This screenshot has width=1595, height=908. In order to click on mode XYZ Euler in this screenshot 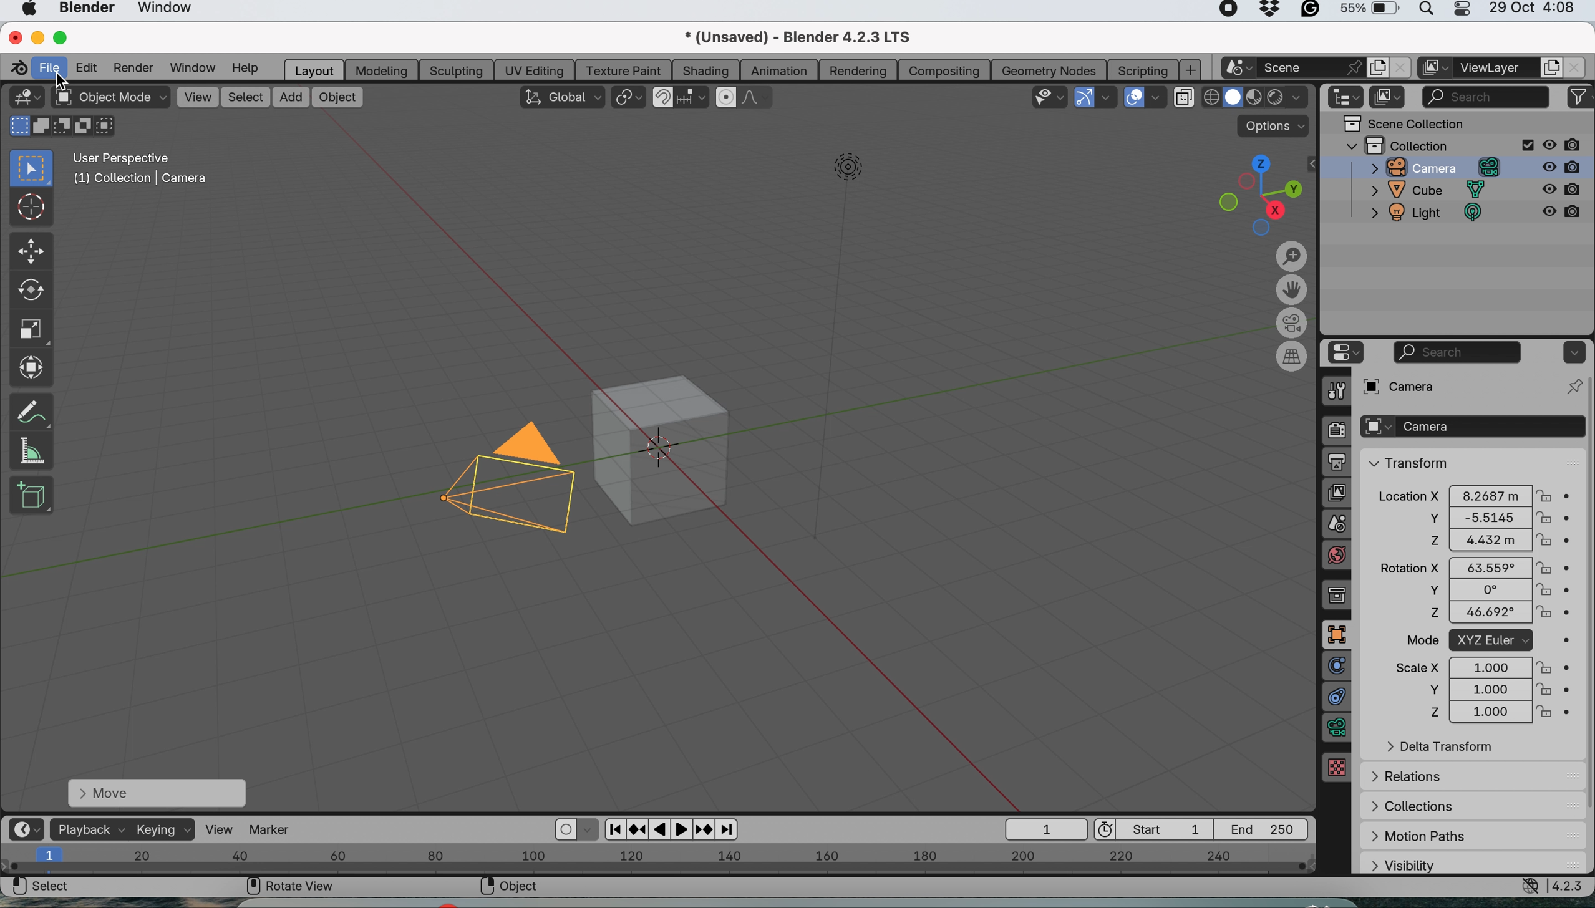, I will do `click(1479, 641)`.